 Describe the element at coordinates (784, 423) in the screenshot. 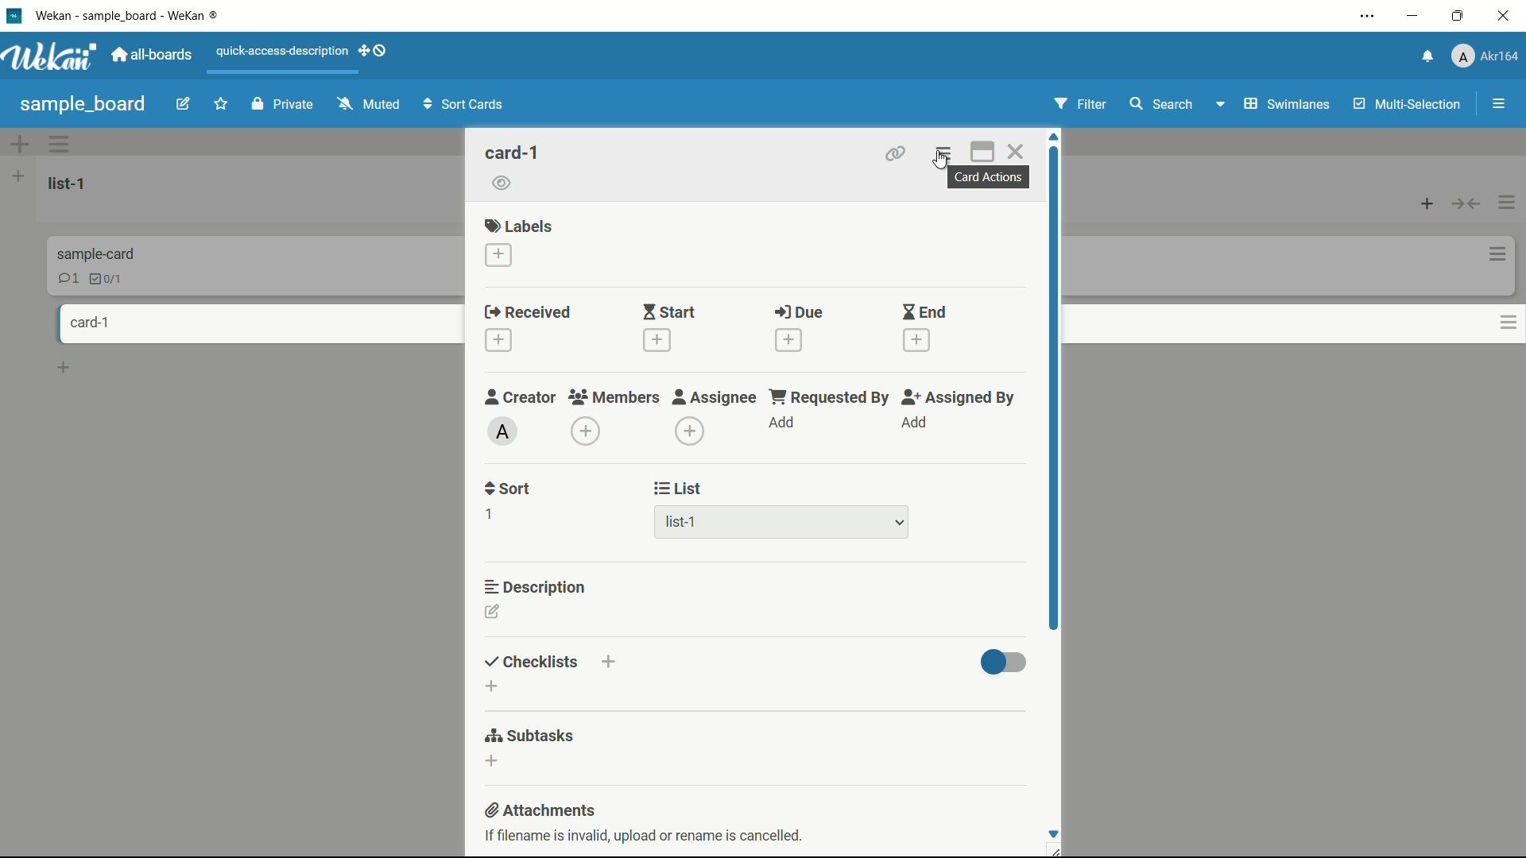

I see `add` at that location.